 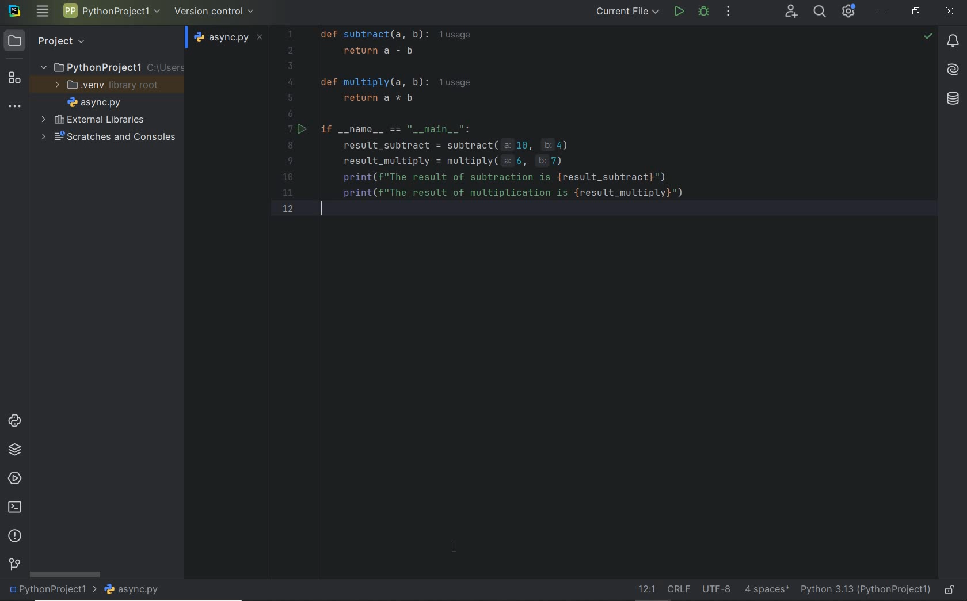 What do you see at coordinates (44, 11) in the screenshot?
I see `main menu` at bounding box center [44, 11].